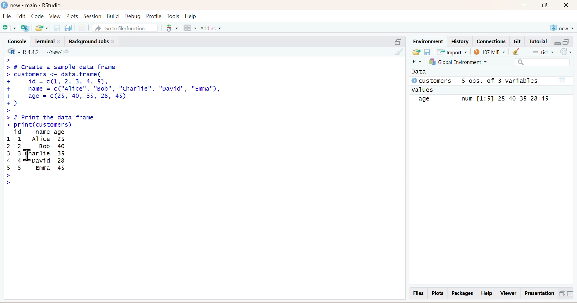 This screenshot has width=577, height=303. Describe the element at coordinates (22, 16) in the screenshot. I see `Edit` at that location.